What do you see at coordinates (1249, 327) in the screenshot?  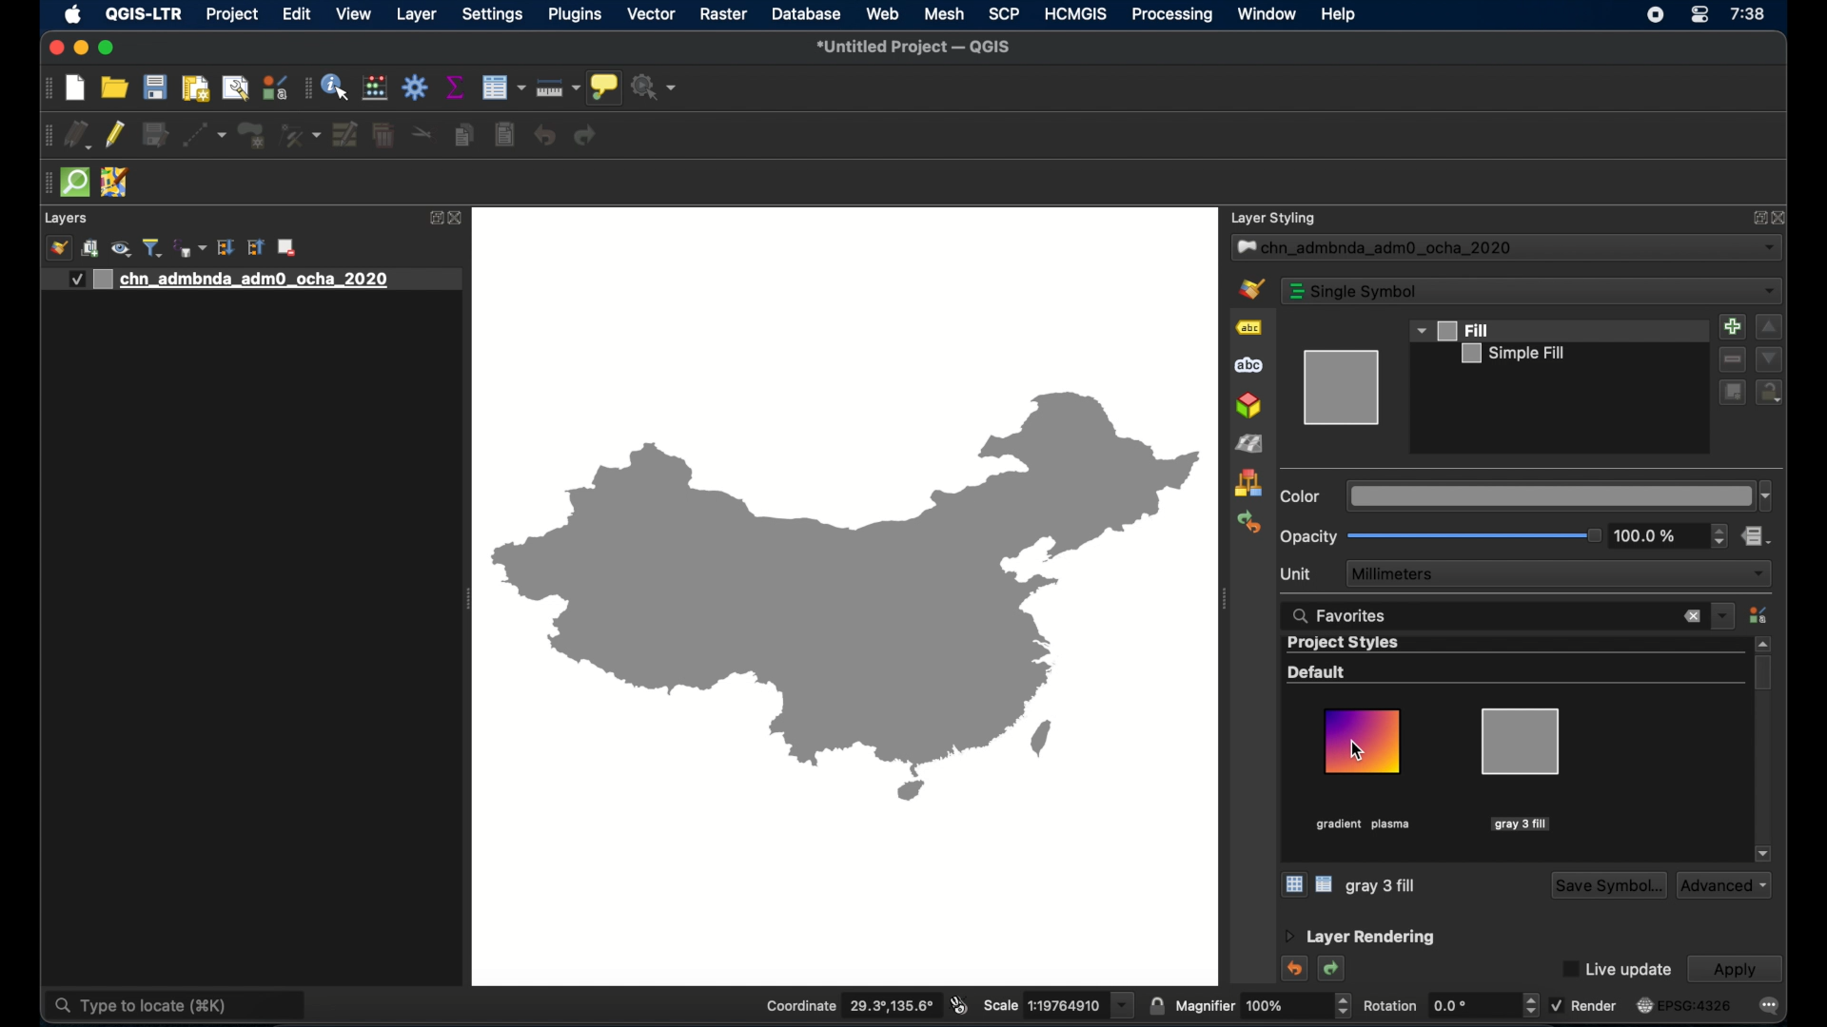 I see `labels` at bounding box center [1249, 327].